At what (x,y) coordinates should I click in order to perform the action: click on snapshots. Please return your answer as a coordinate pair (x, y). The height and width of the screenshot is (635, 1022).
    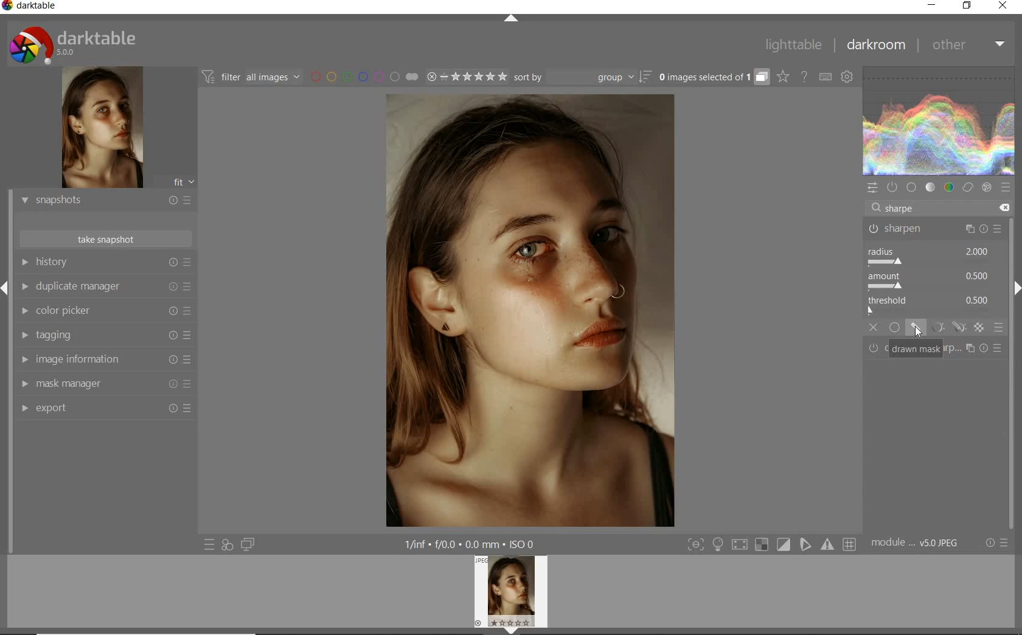
    Looking at the image, I should click on (105, 201).